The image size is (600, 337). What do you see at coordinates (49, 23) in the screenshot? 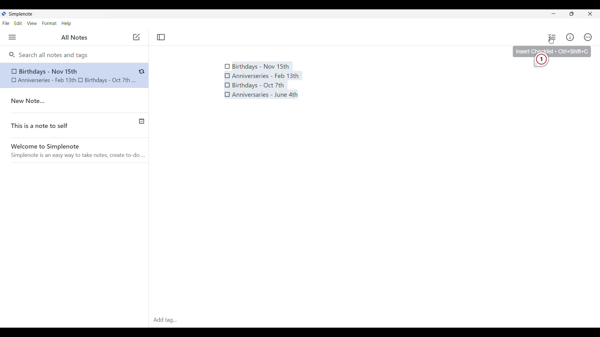
I see `Format menu` at bounding box center [49, 23].